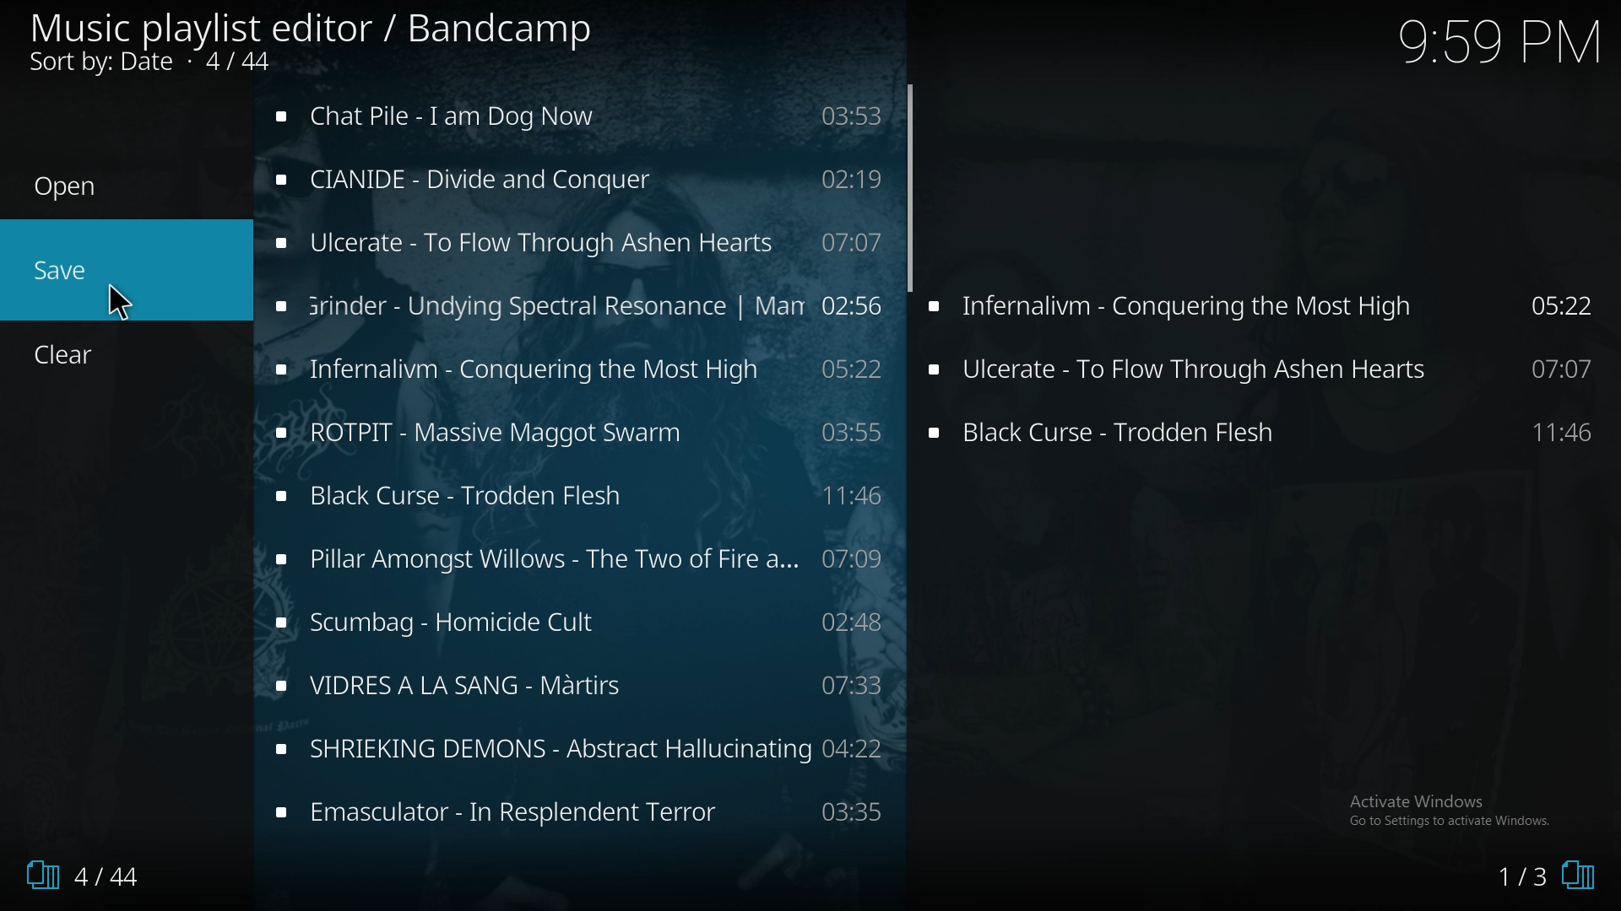 This screenshot has width=1621, height=911. What do you see at coordinates (179, 64) in the screenshot?
I see `Sort by: Date • 5/44` at bounding box center [179, 64].